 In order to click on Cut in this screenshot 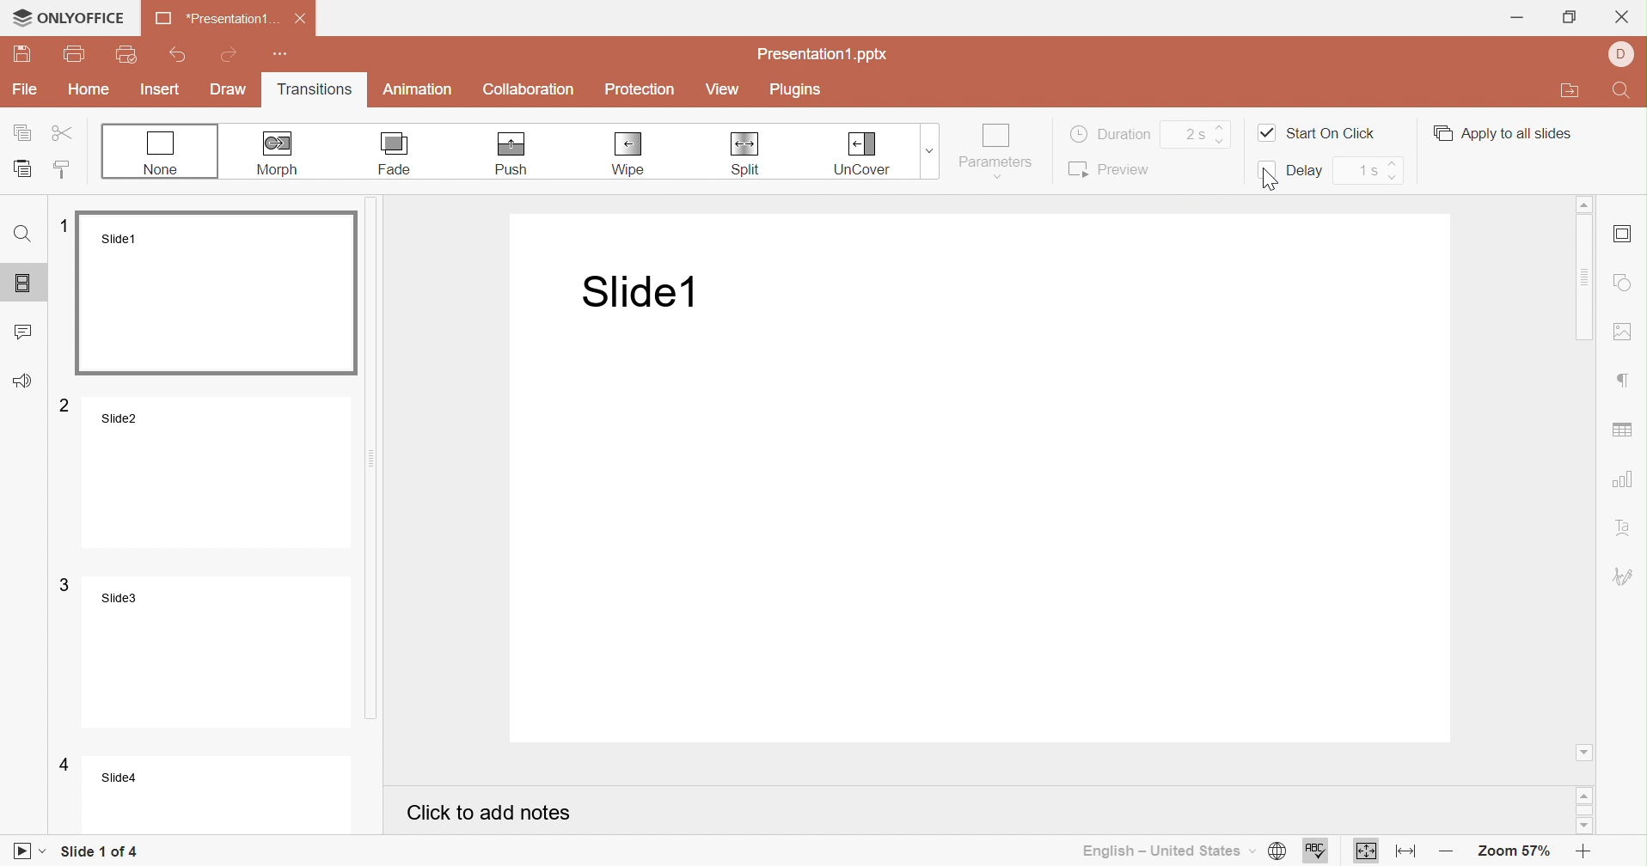, I will do `click(63, 131)`.